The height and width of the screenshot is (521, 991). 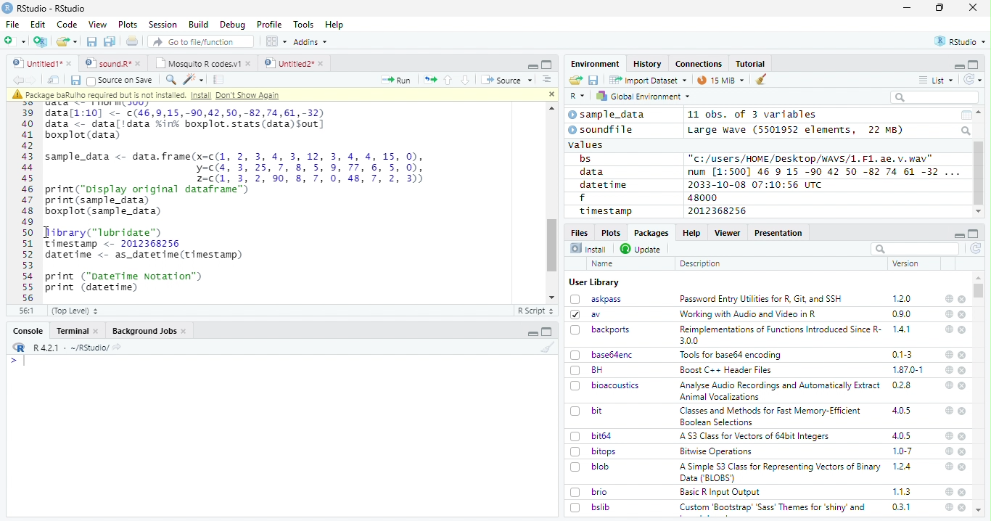 What do you see at coordinates (28, 311) in the screenshot?
I see `56:1` at bounding box center [28, 311].